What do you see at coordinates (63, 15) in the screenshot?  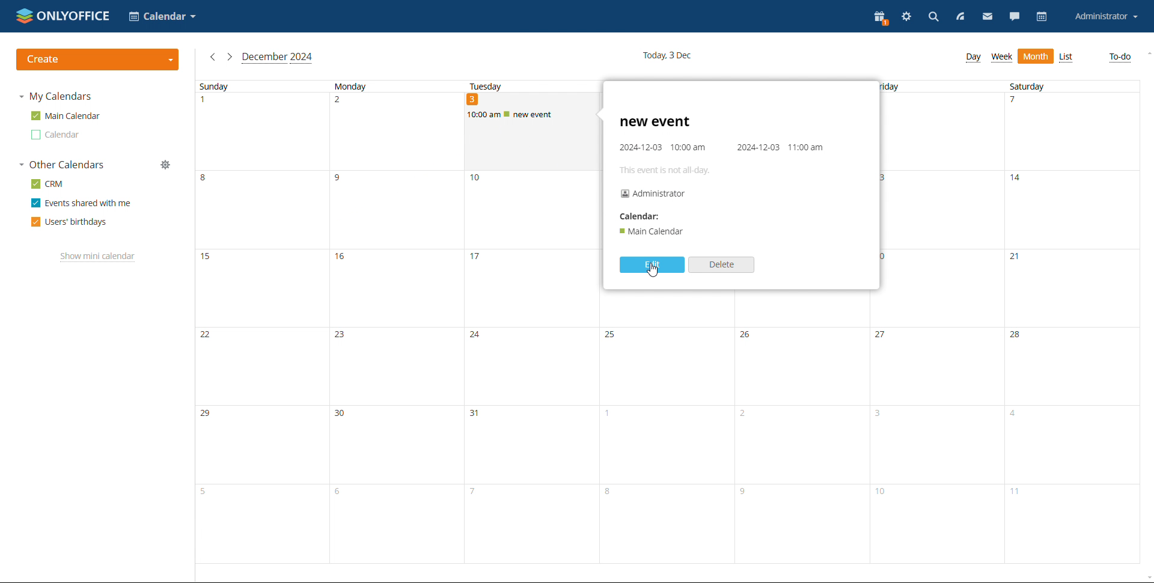 I see `logo` at bounding box center [63, 15].